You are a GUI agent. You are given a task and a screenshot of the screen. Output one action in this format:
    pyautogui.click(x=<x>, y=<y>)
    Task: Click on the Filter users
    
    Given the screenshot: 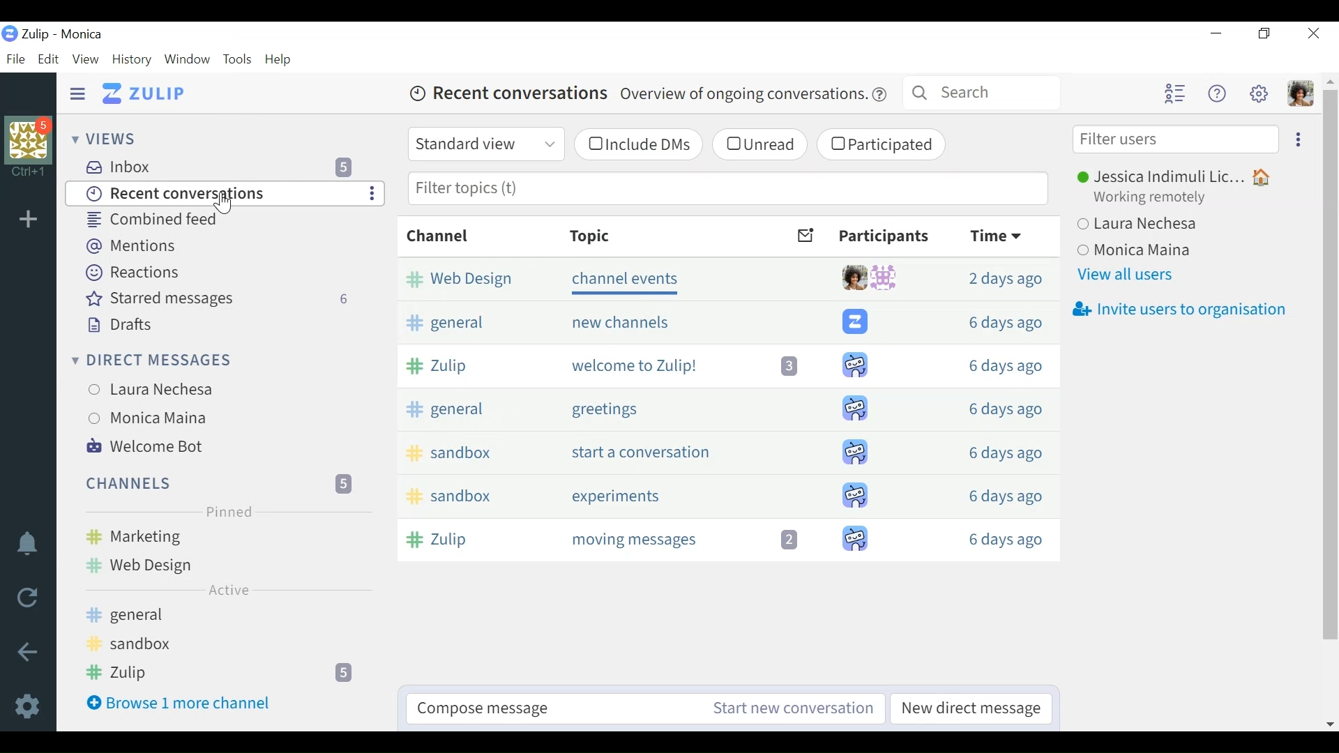 What is the action you would take?
    pyautogui.click(x=1177, y=139)
    